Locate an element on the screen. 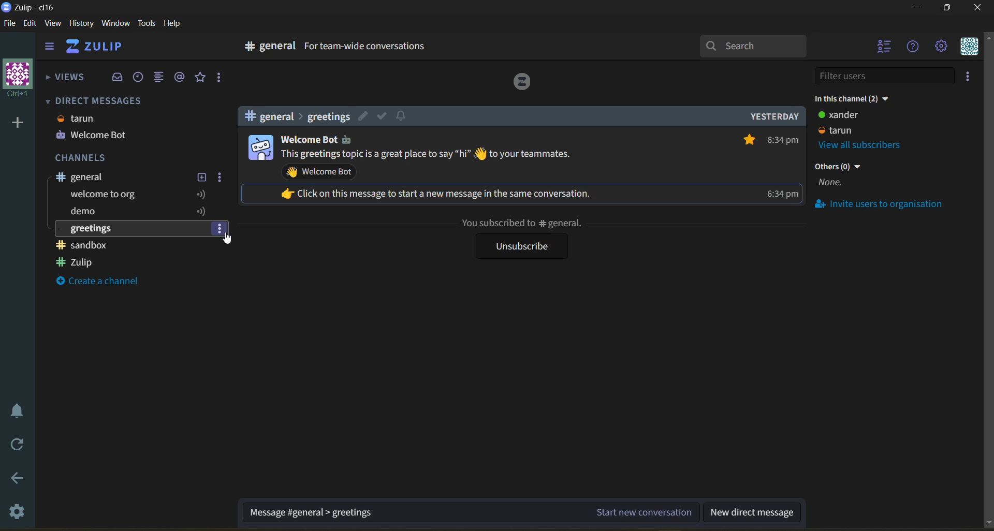  welcome bot is located at coordinates (93, 135).